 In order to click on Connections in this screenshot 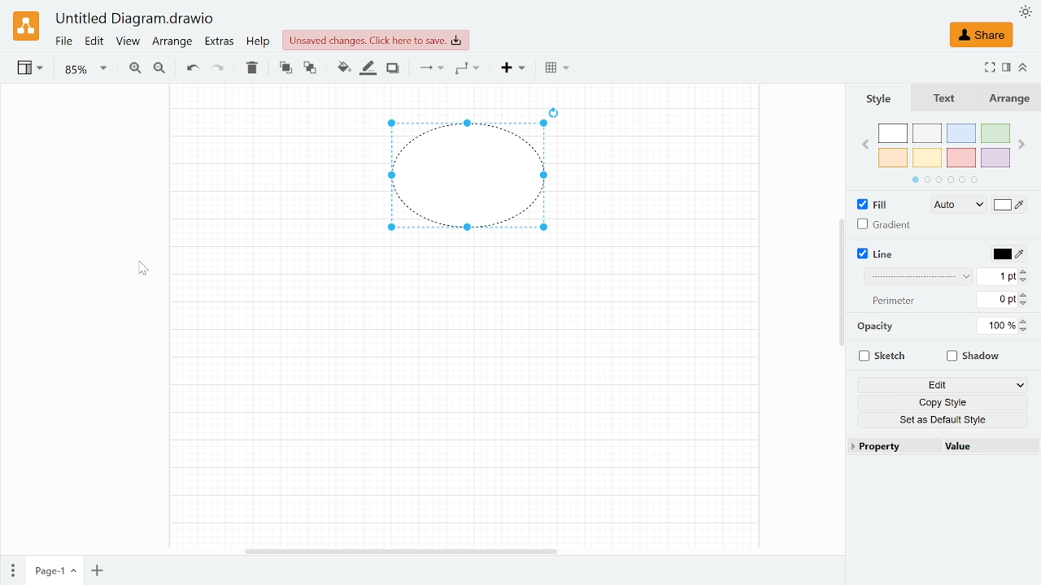, I will do `click(430, 69)`.